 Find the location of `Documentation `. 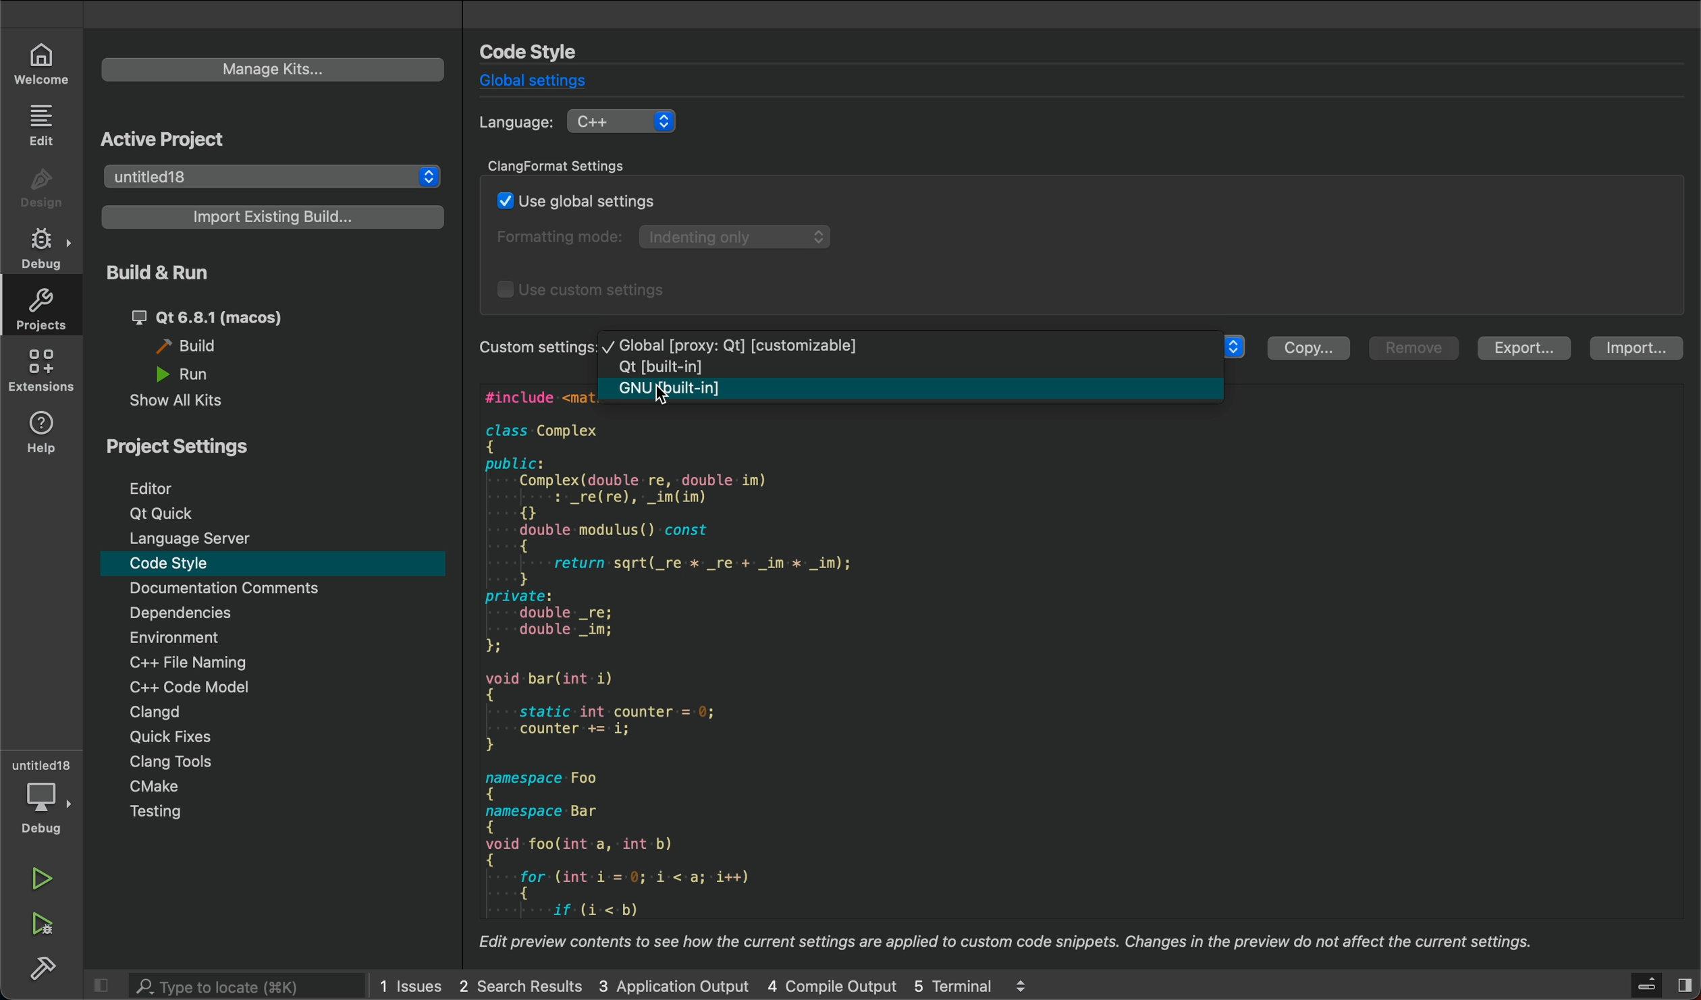

Documentation  is located at coordinates (216, 589).